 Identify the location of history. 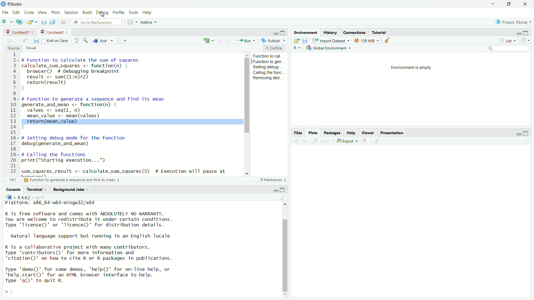
(329, 31).